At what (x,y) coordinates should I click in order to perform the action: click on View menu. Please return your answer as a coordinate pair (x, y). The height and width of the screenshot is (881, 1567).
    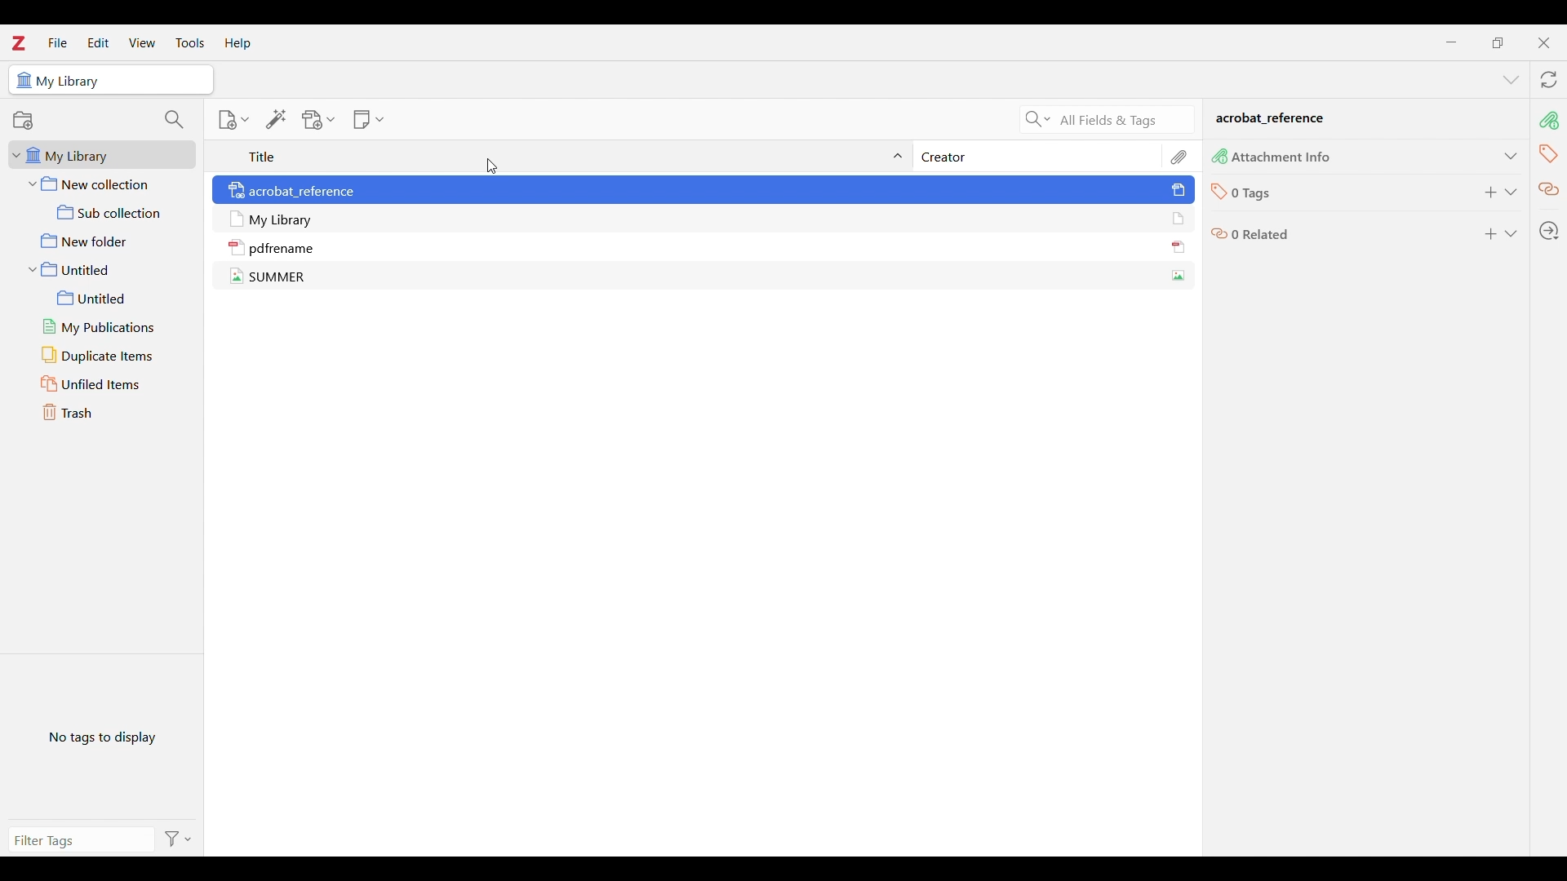
    Looking at the image, I should click on (142, 42).